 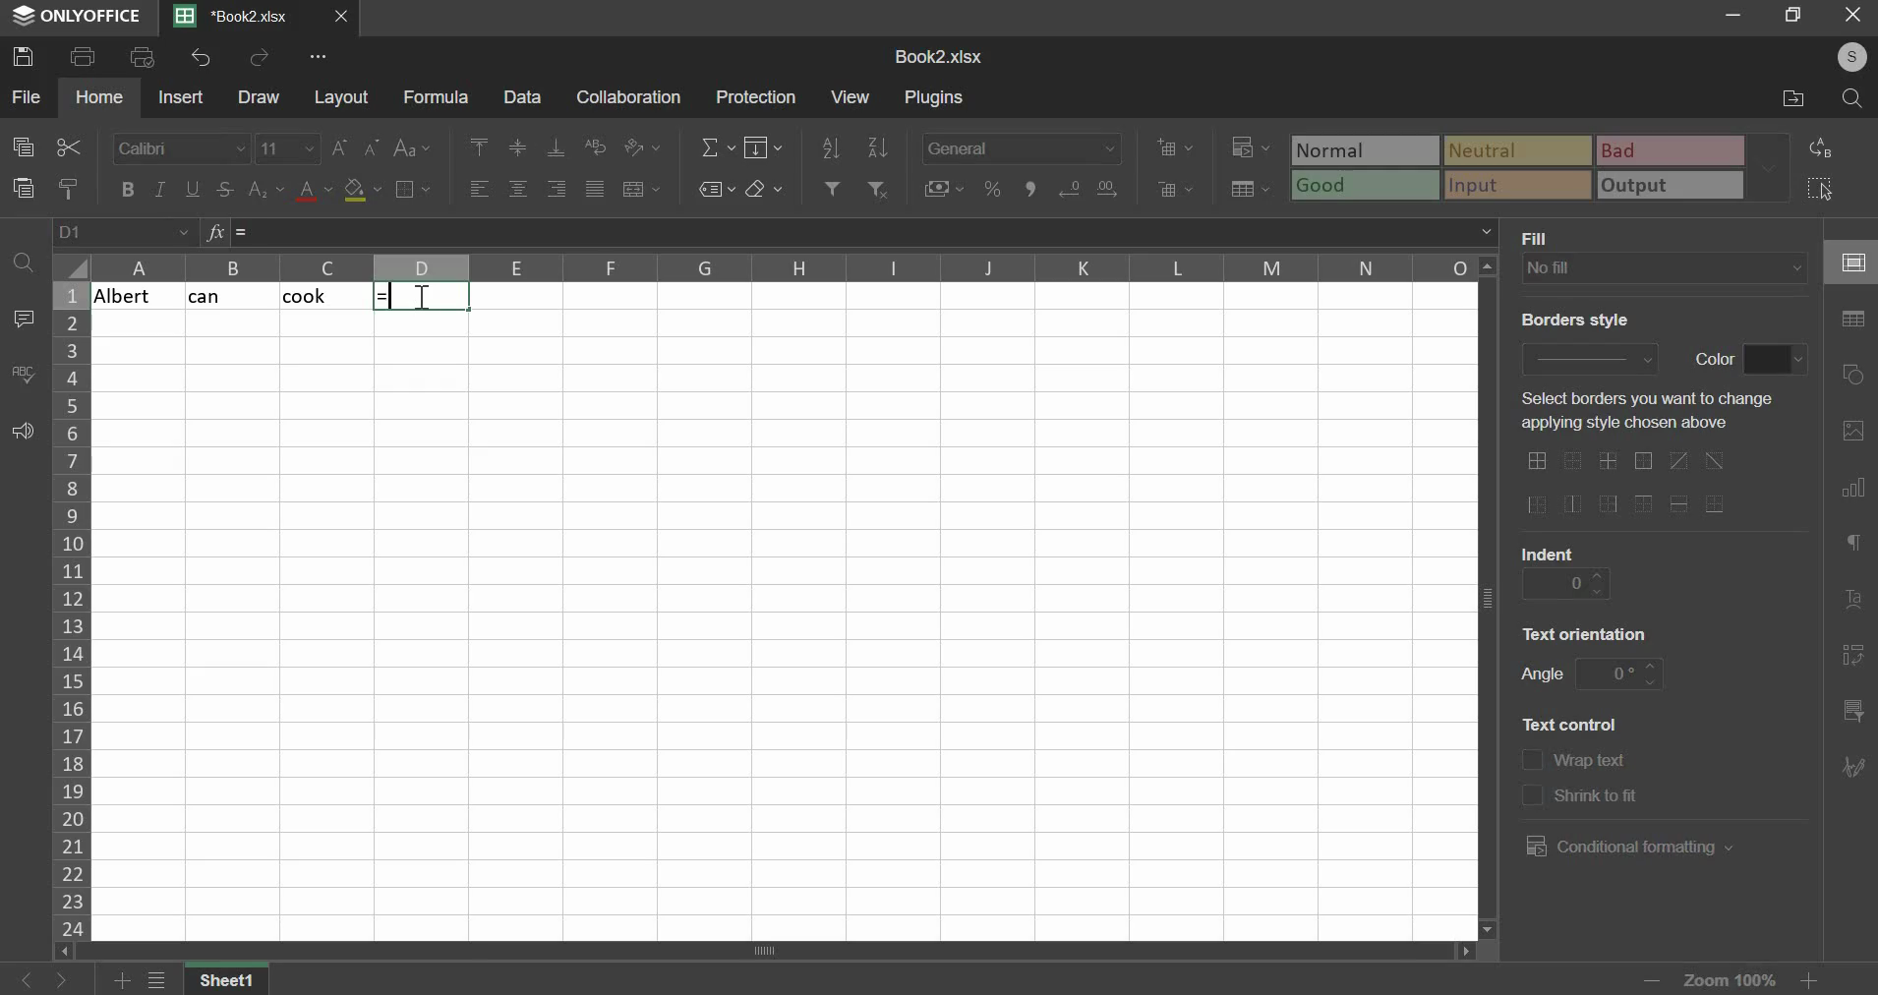 I want to click on formula, so click(x=216, y=233).